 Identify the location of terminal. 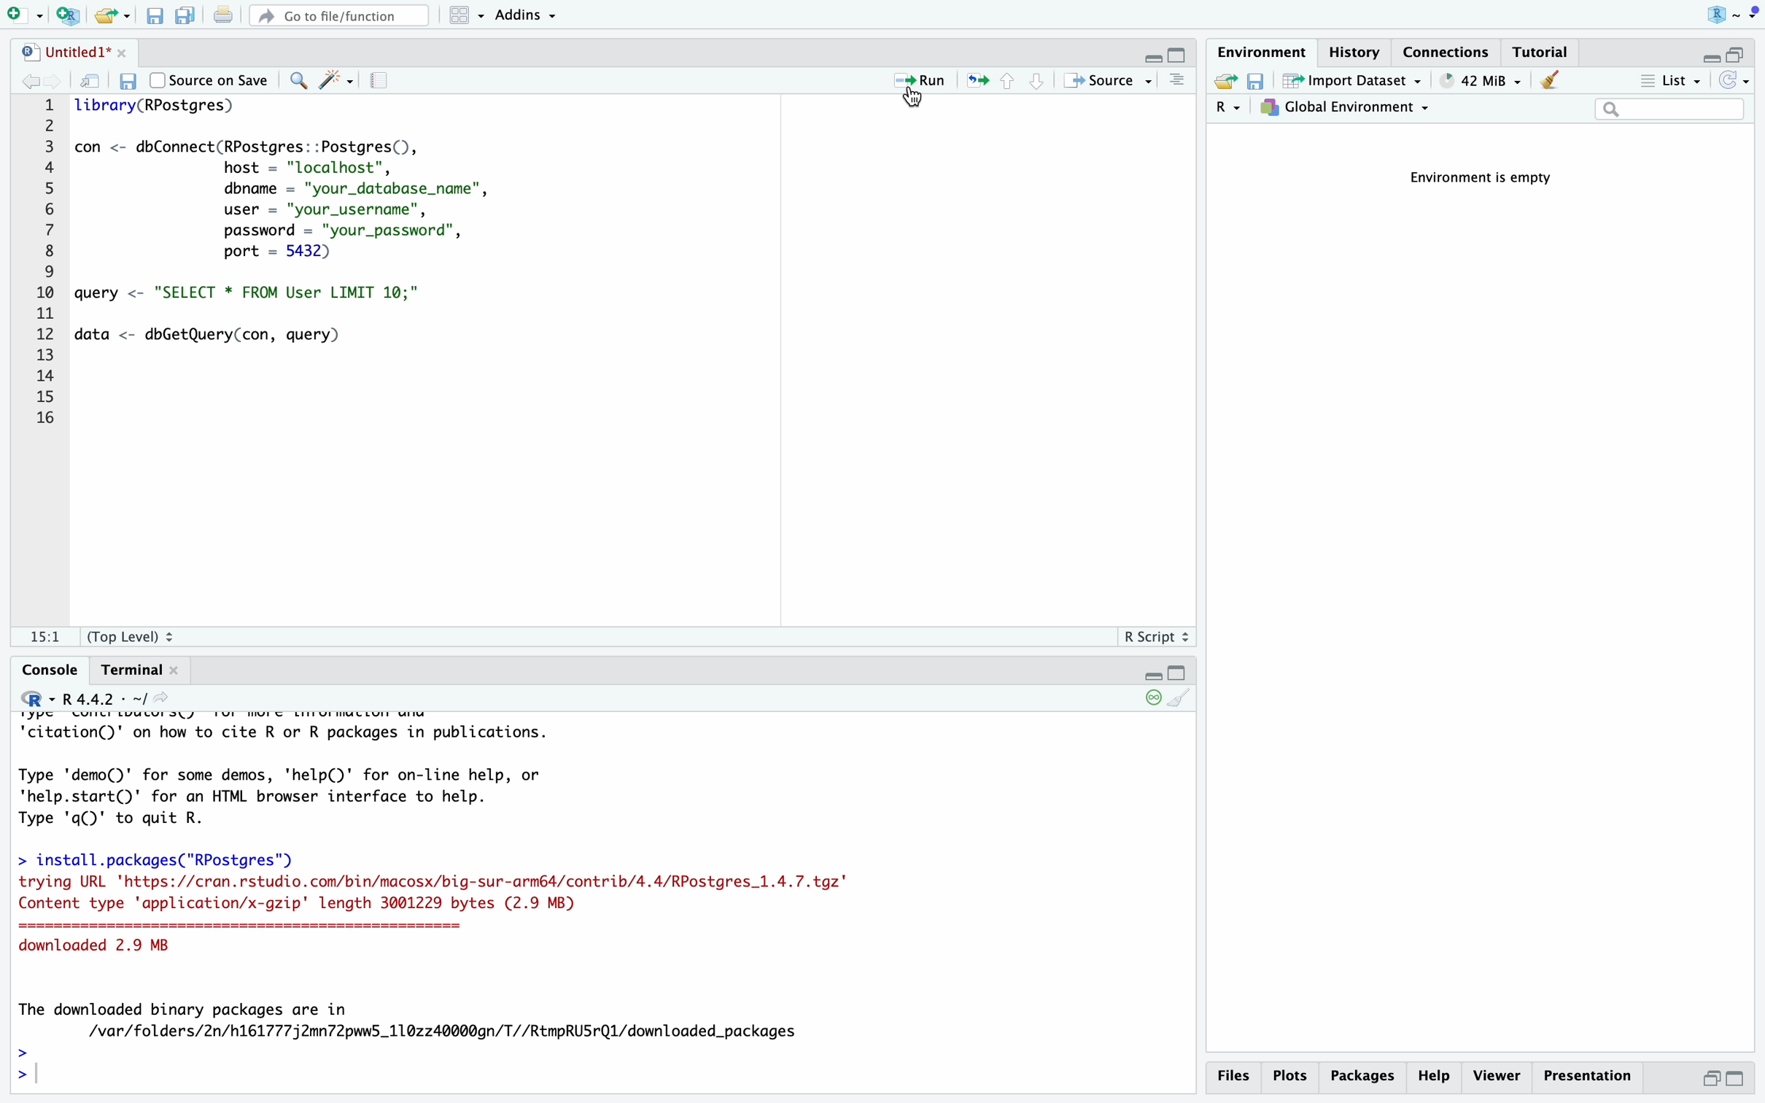
(129, 671).